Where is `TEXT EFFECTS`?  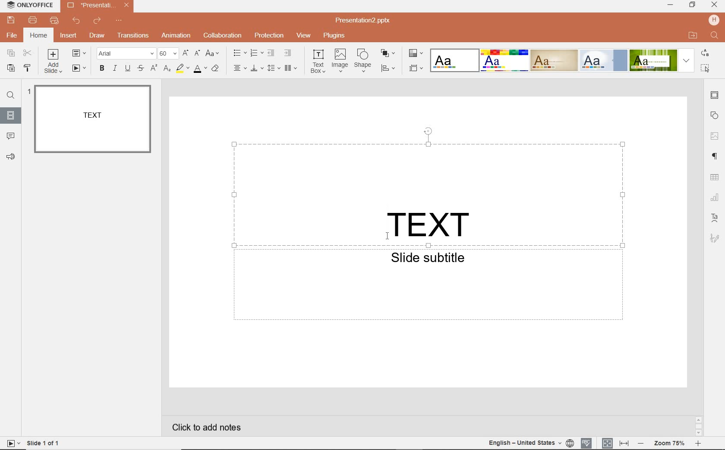 TEXT EFFECTS is located at coordinates (562, 59).